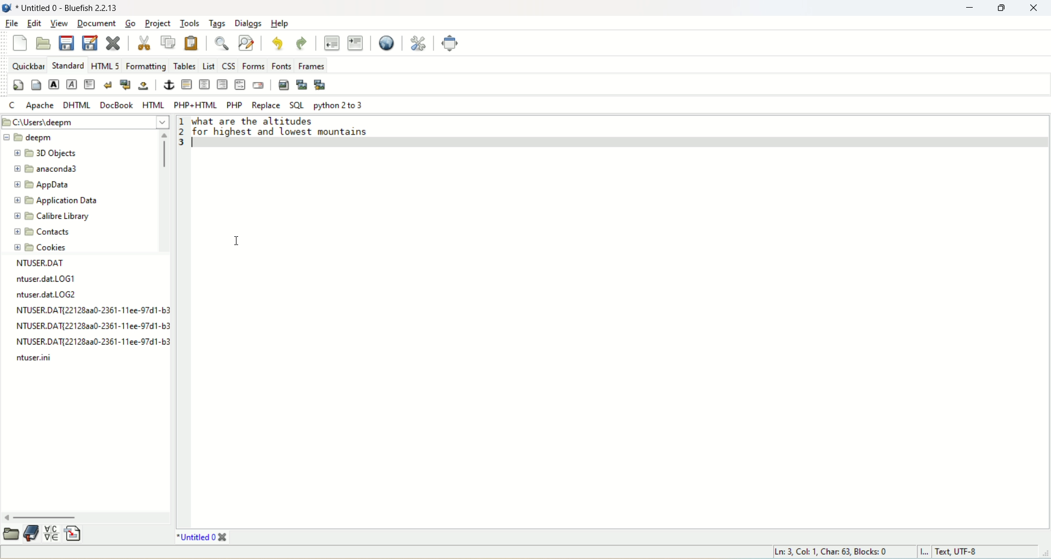 This screenshot has height=559, width=1051. Describe the element at coordinates (92, 310) in the screenshot. I see `NTUSER.DAT{221282a0-2361-11ee-97d1-b3` at that location.